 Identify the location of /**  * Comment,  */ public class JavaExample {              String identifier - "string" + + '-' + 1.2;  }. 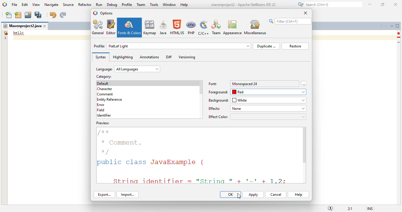
(196, 155).